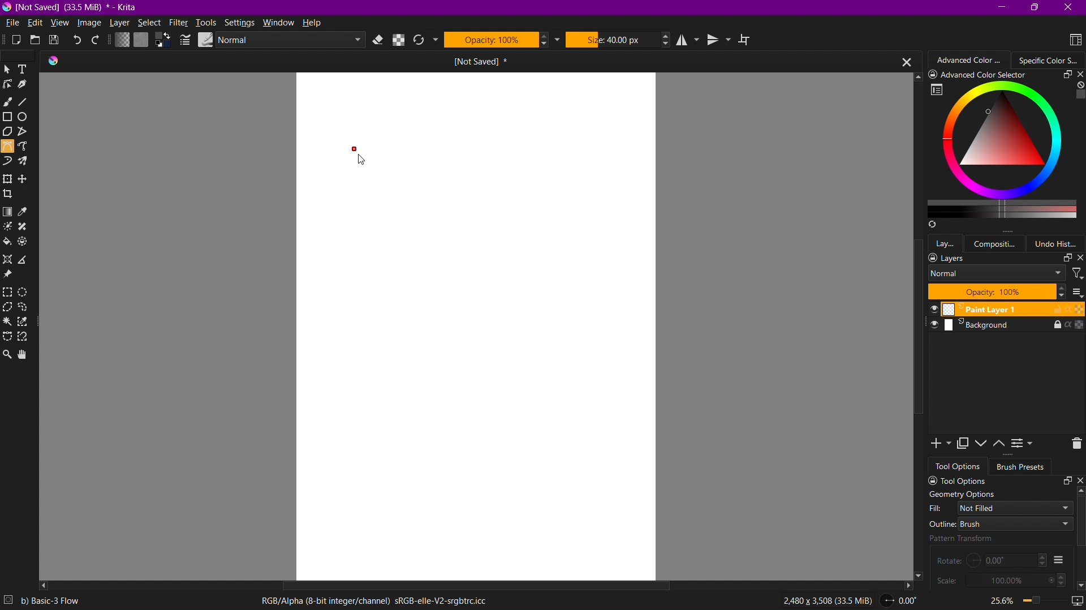 The width and height of the screenshot is (1086, 610). I want to click on SelectShapes Tool, so click(8, 70).